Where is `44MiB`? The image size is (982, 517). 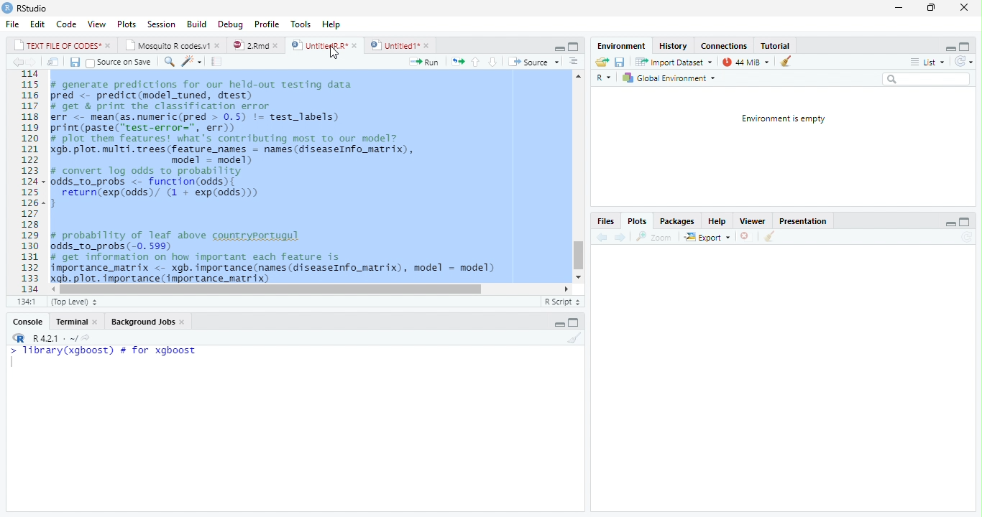
44MiB is located at coordinates (745, 60).